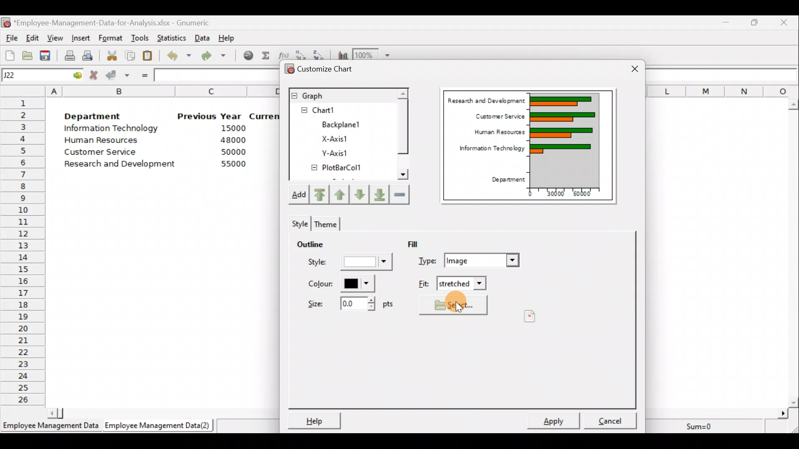 The height and width of the screenshot is (449, 799). What do you see at coordinates (94, 75) in the screenshot?
I see `Cancel change` at bounding box center [94, 75].